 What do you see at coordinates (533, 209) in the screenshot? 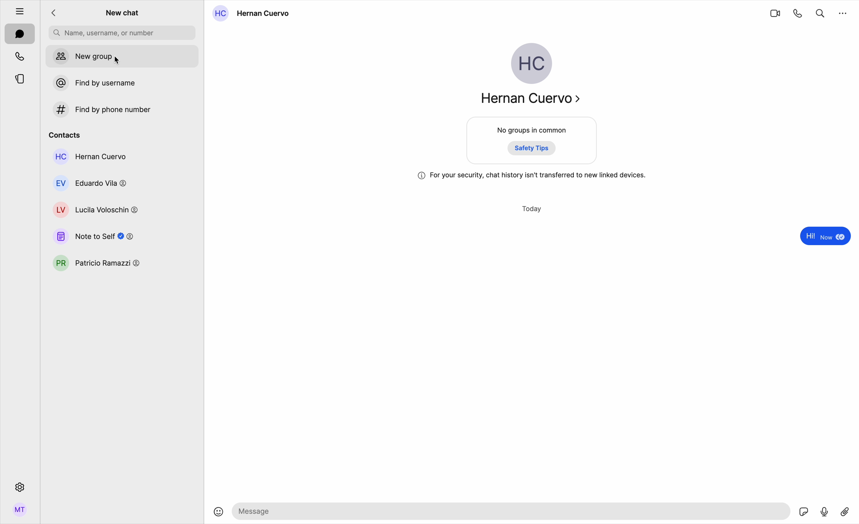
I see `today` at bounding box center [533, 209].